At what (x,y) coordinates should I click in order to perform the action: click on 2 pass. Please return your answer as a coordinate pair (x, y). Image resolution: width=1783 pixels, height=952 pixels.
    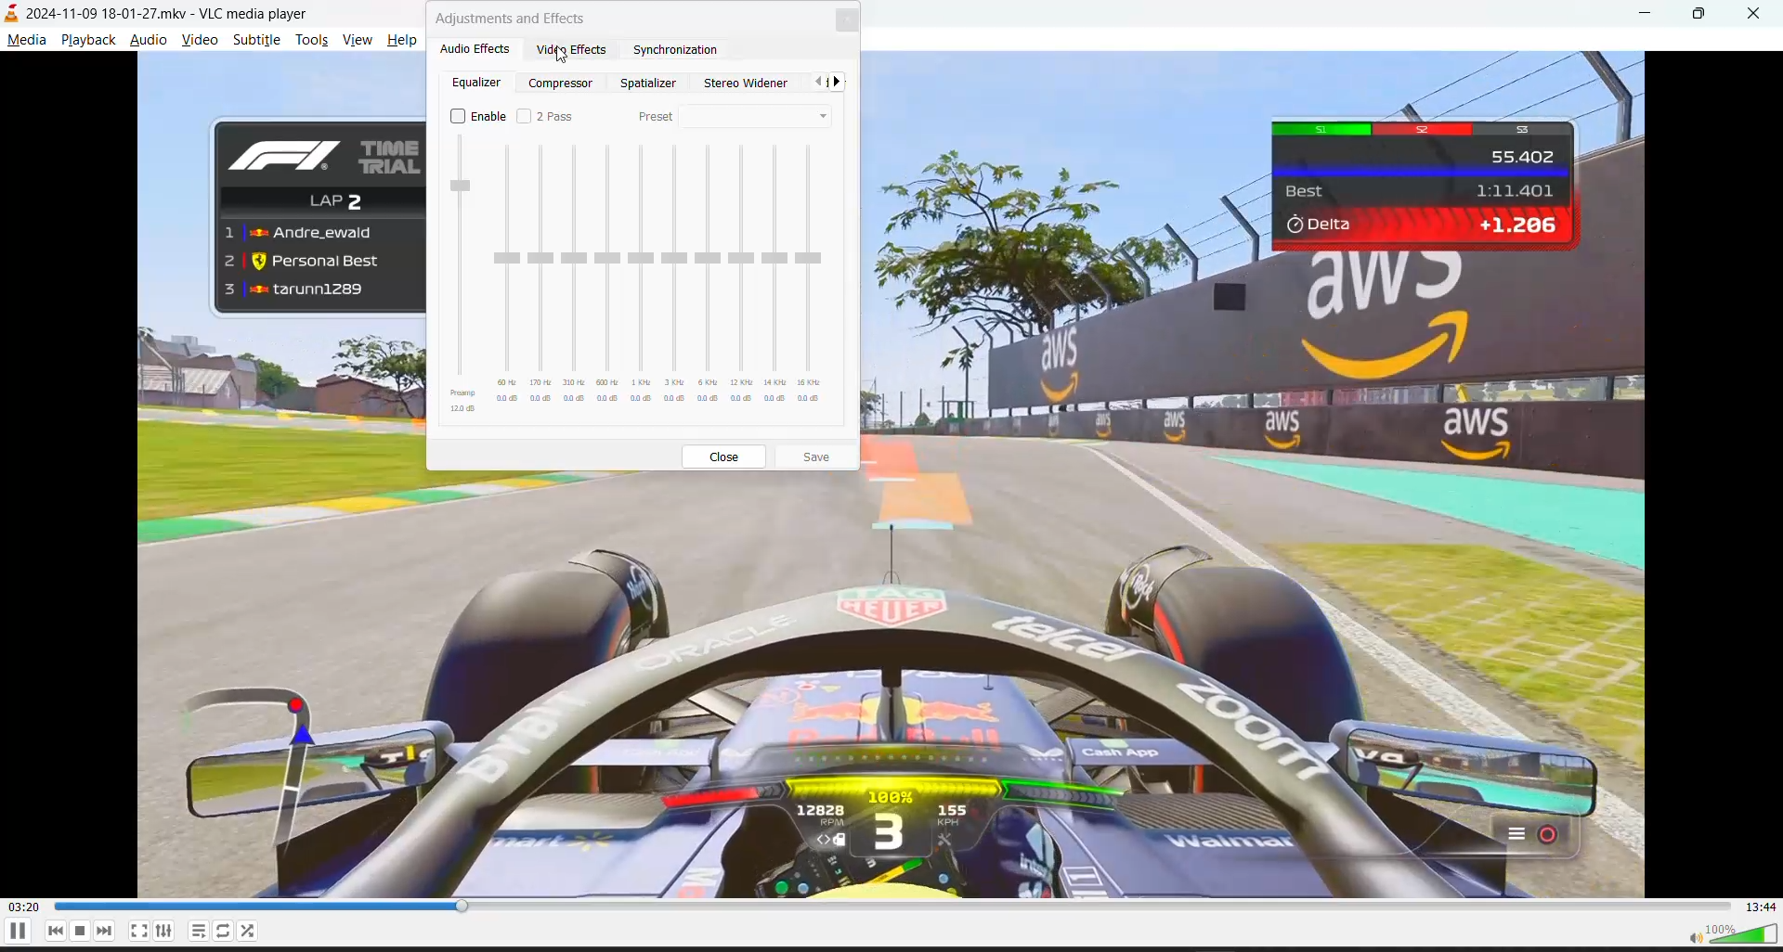
    Looking at the image, I should click on (548, 117).